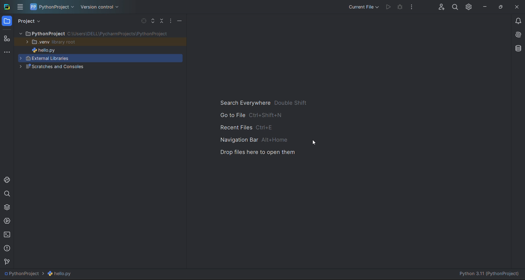  Describe the element at coordinates (179, 21) in the screenshot. I see `minimize` at that location.